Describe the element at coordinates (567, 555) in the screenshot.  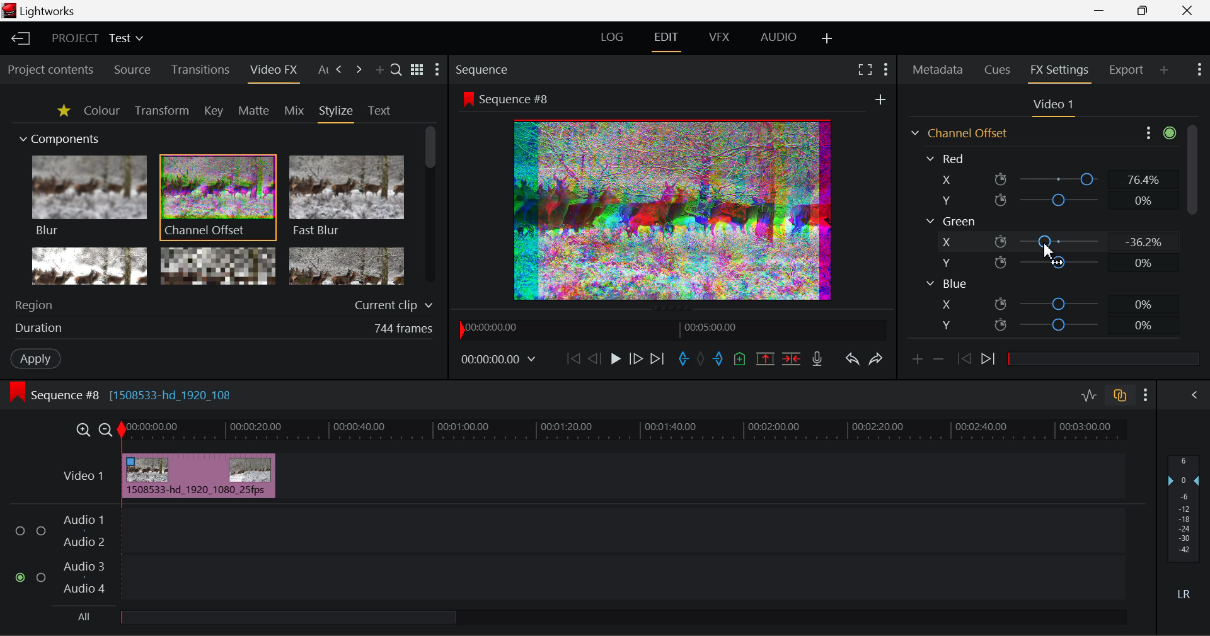
I see `Audio Input Field` at that location.